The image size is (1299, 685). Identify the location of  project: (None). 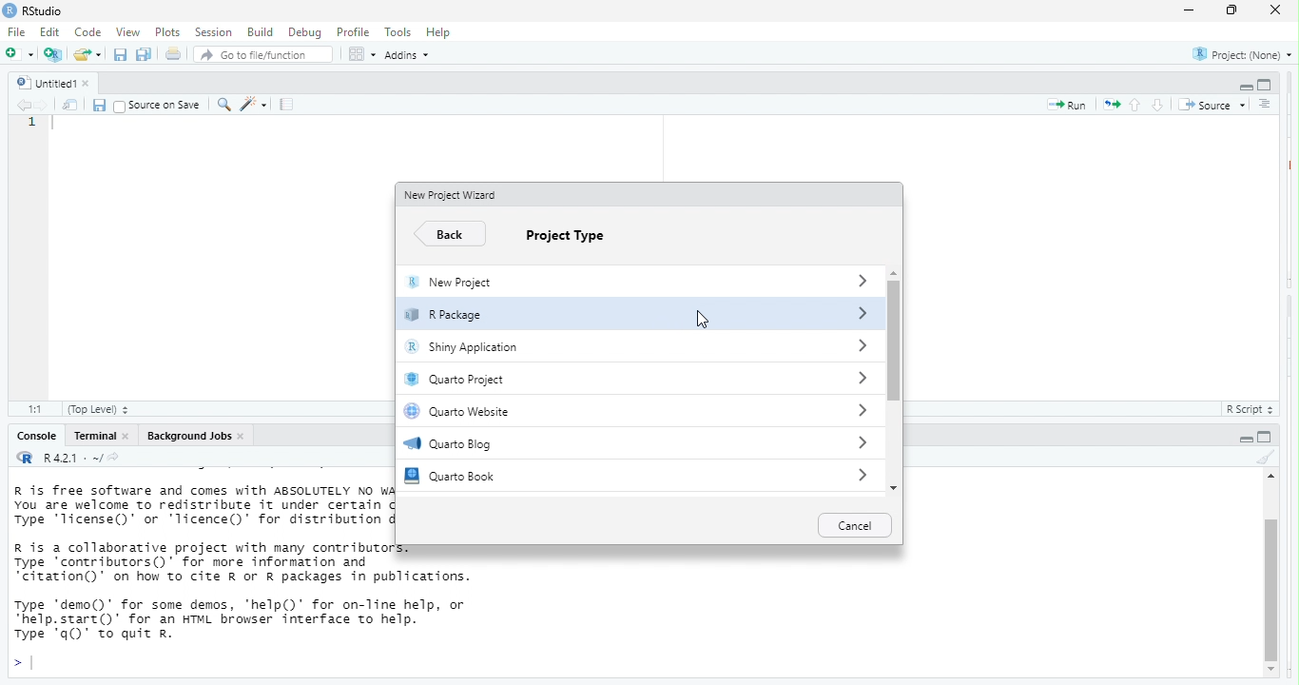
(1241, 56).